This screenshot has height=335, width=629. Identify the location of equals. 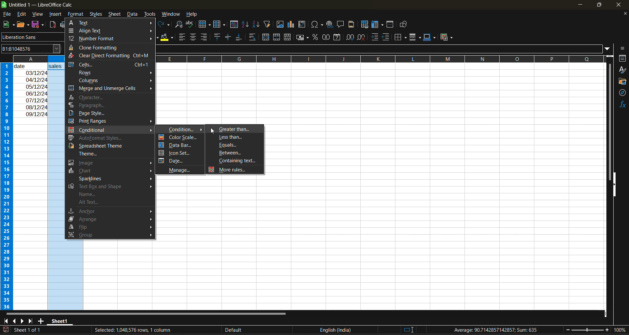
(235, 145).